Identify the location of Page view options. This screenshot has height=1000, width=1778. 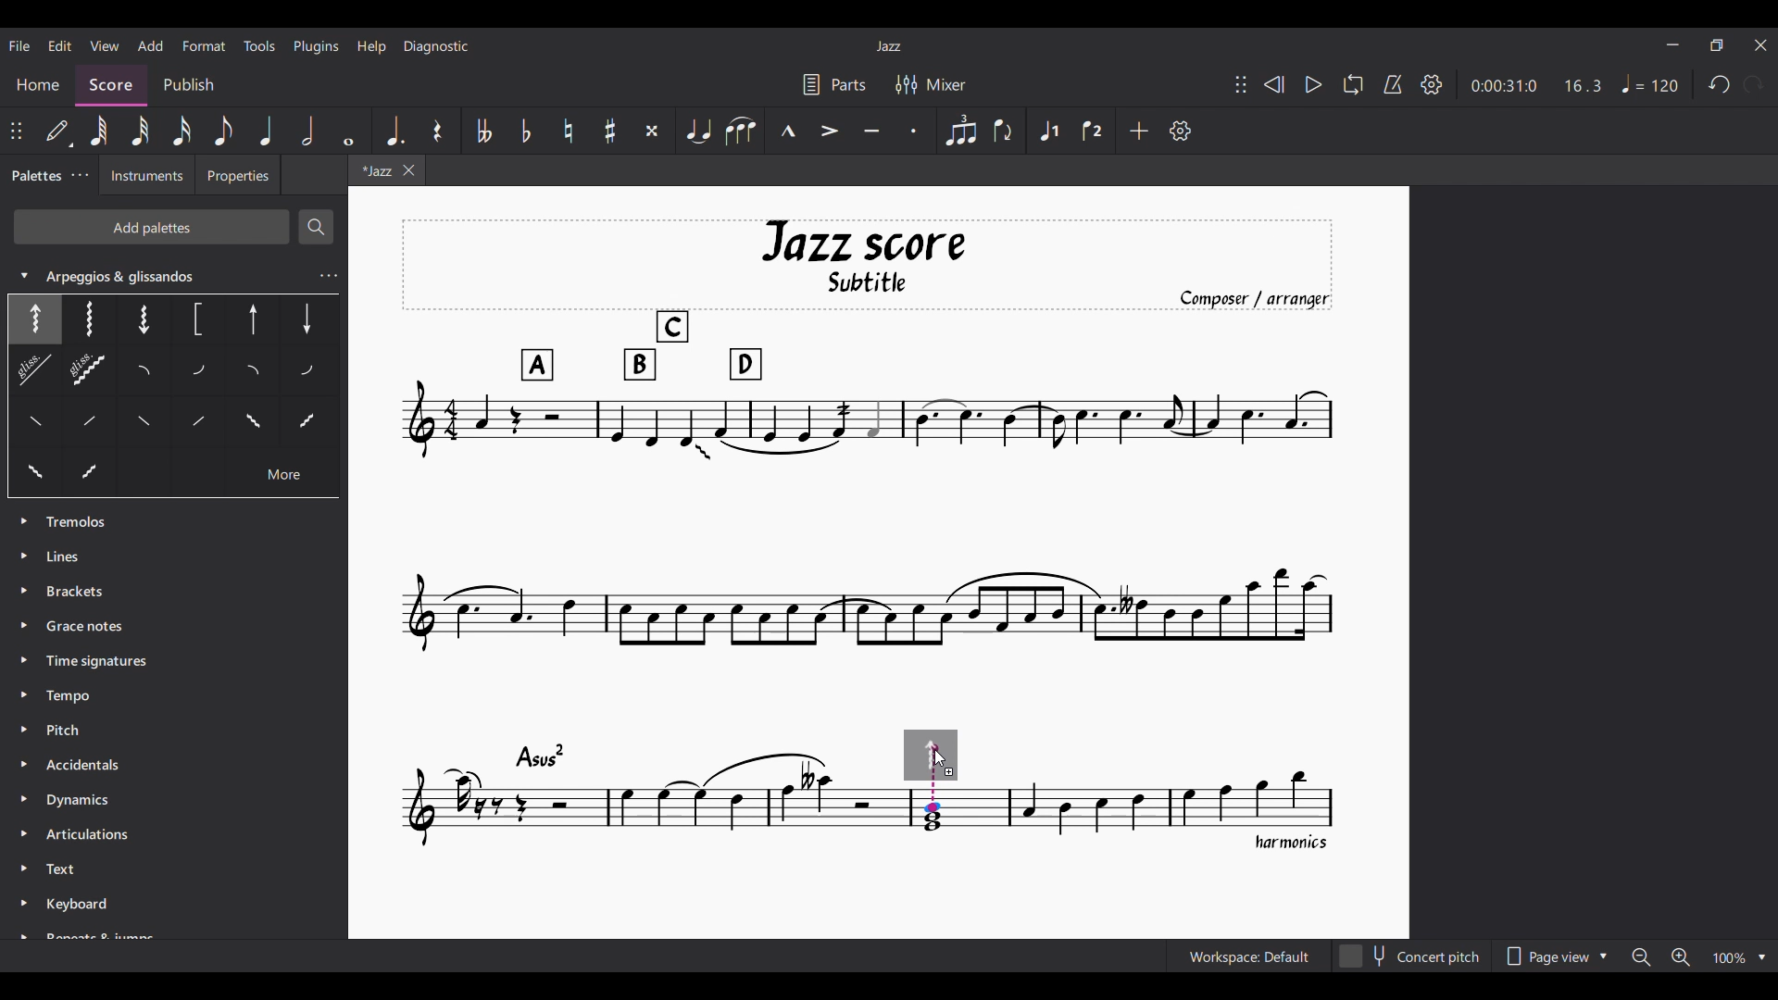
(1558, 956).